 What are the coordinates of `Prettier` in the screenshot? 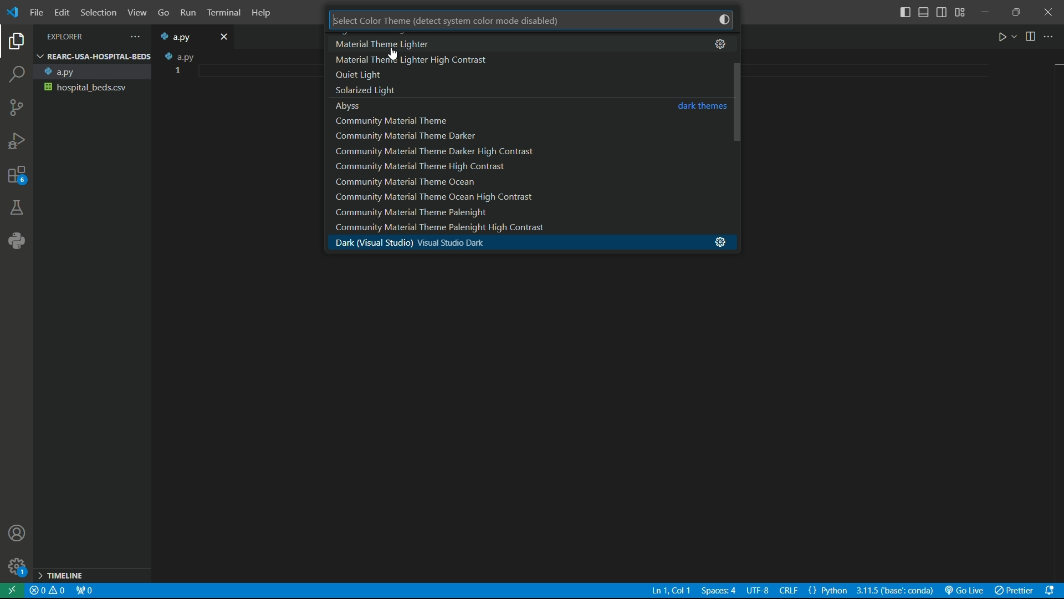 It's located at (1014, 591).